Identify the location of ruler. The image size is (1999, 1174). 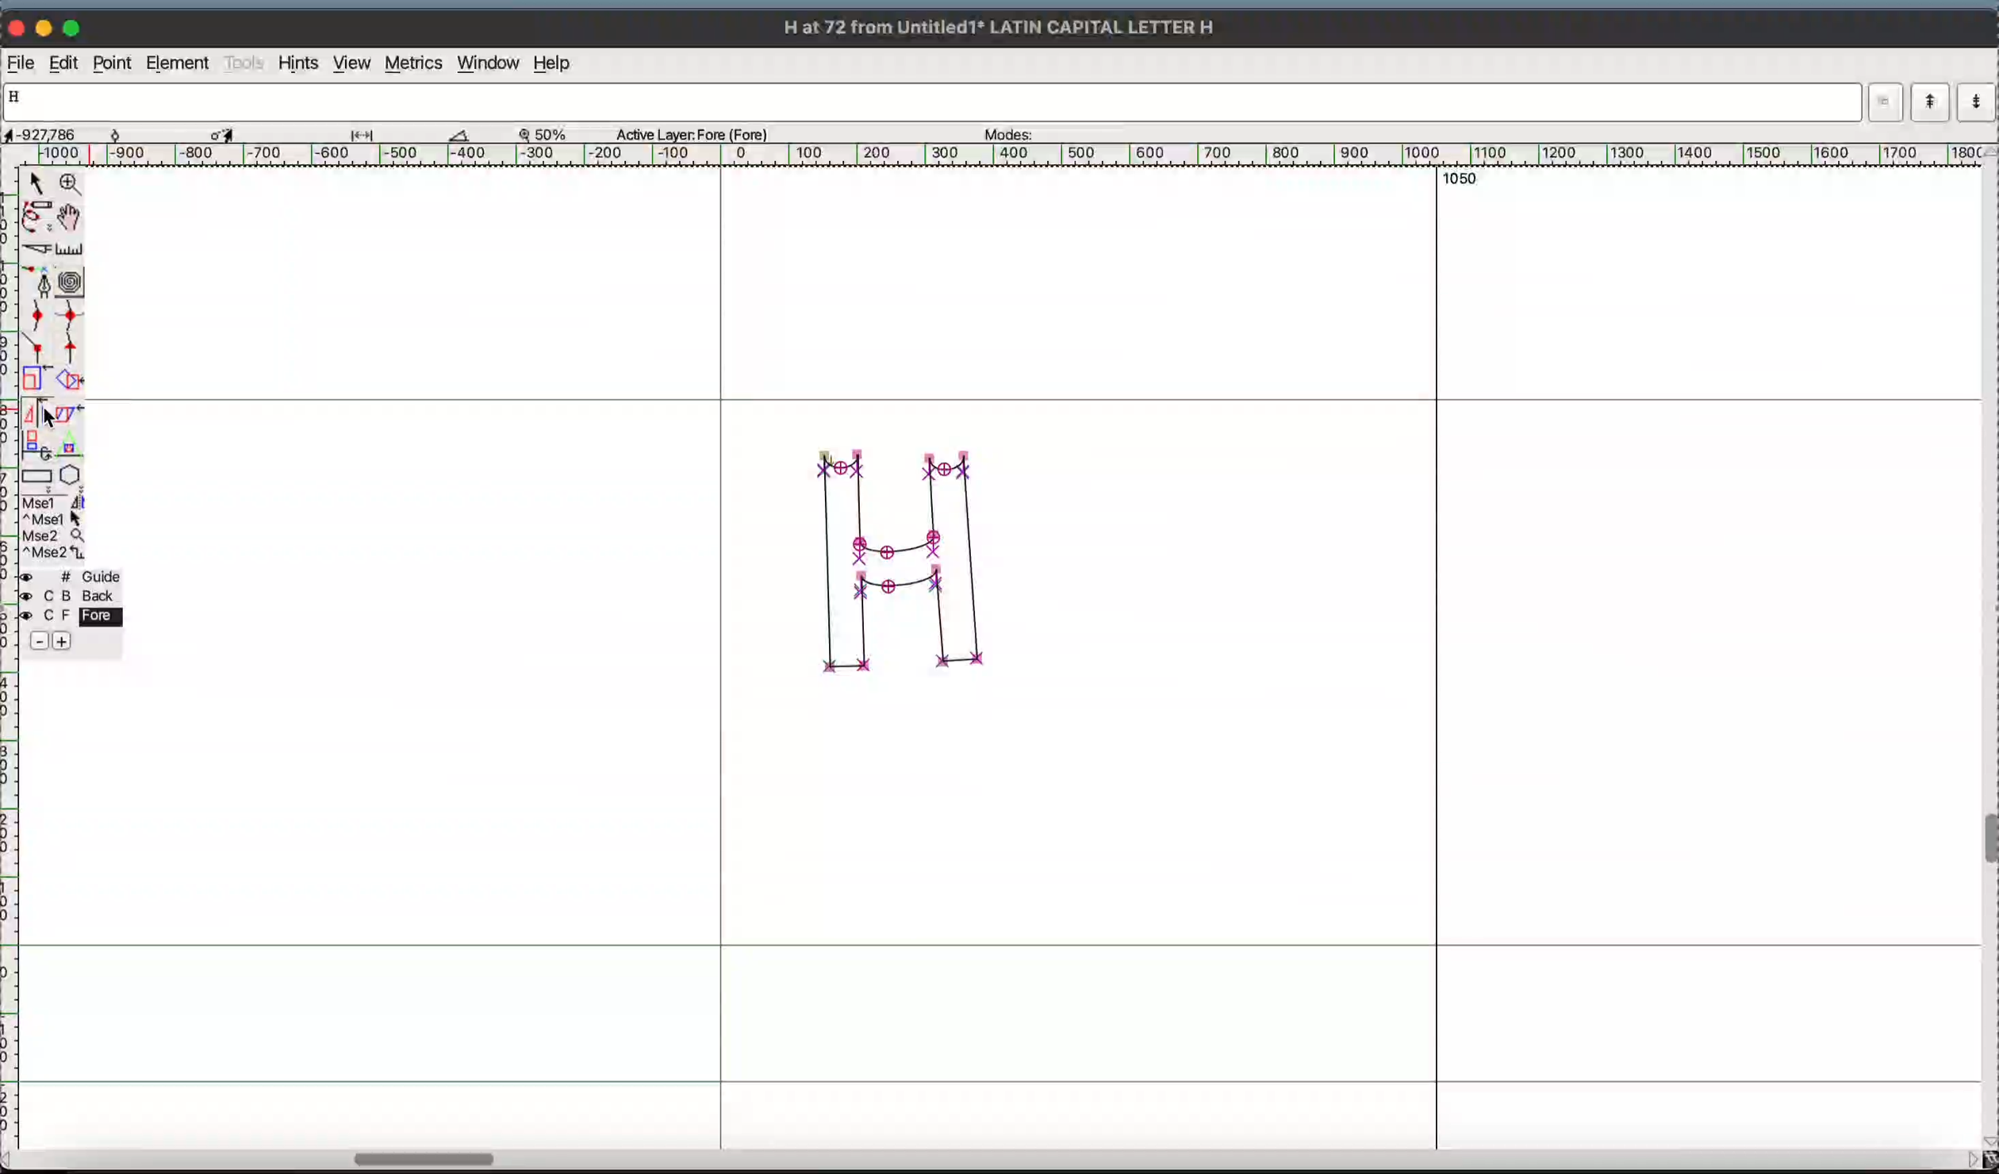
(68, 248).